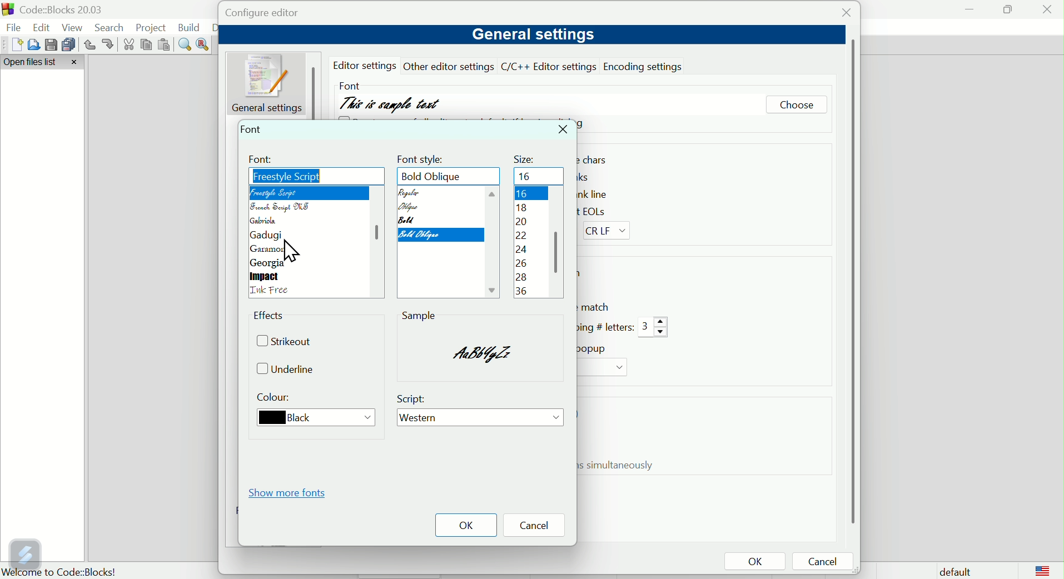  I want to click on Oblique, so click(406, 207).